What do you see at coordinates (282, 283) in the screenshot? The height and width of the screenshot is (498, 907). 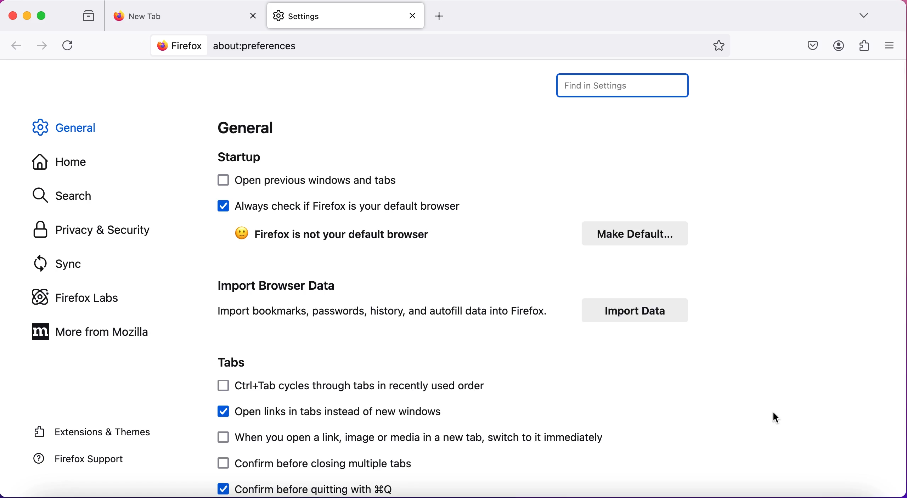 I see `import browser data` at bounding box center [282, 283].